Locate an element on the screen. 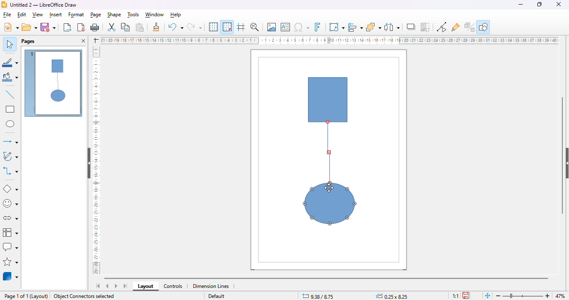  toggle extrusion is located at coordinates (470, 27).